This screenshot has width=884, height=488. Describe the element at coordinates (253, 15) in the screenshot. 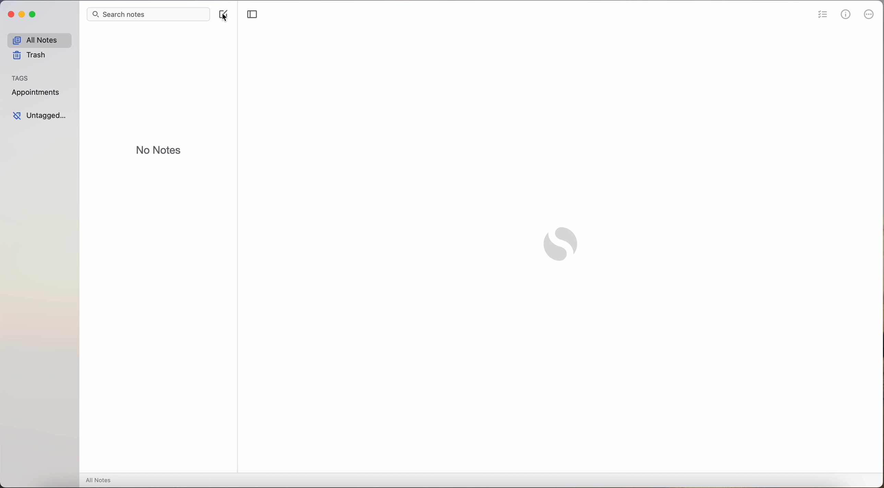

I see `toggle sidebar` at that location.